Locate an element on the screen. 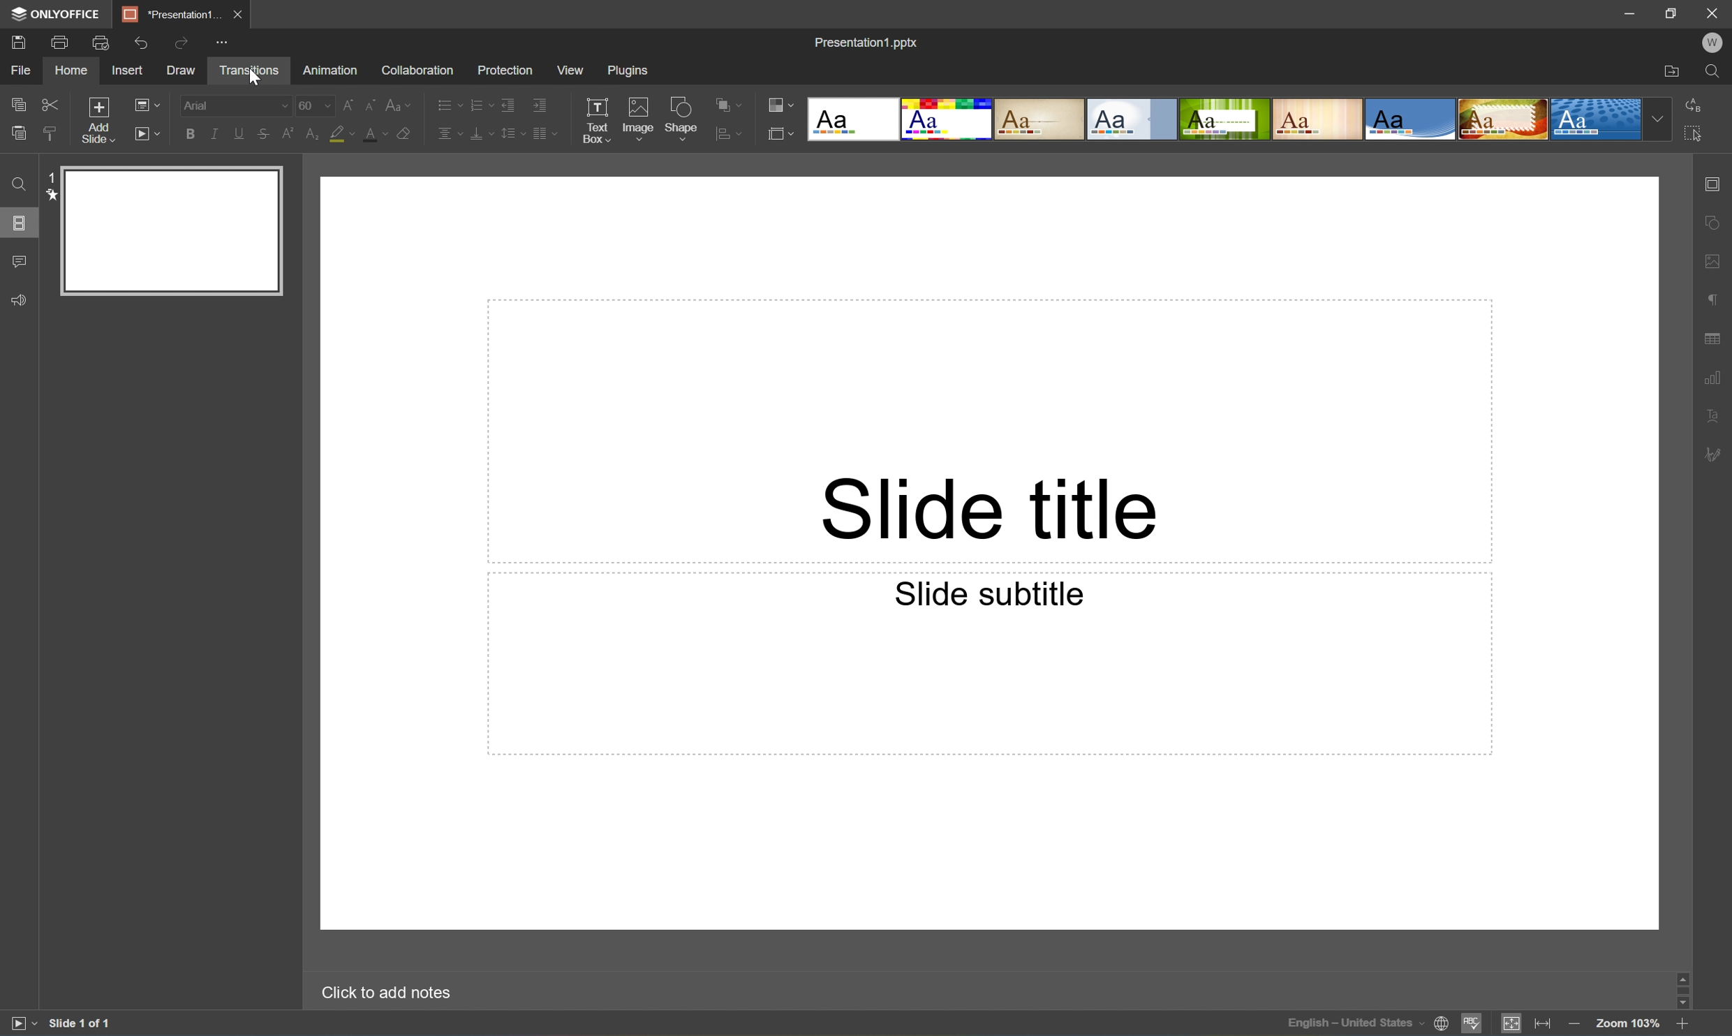 The height and width of the screenshot is (1036, 1732). Type of slides is located at coordinates (1221, 118).